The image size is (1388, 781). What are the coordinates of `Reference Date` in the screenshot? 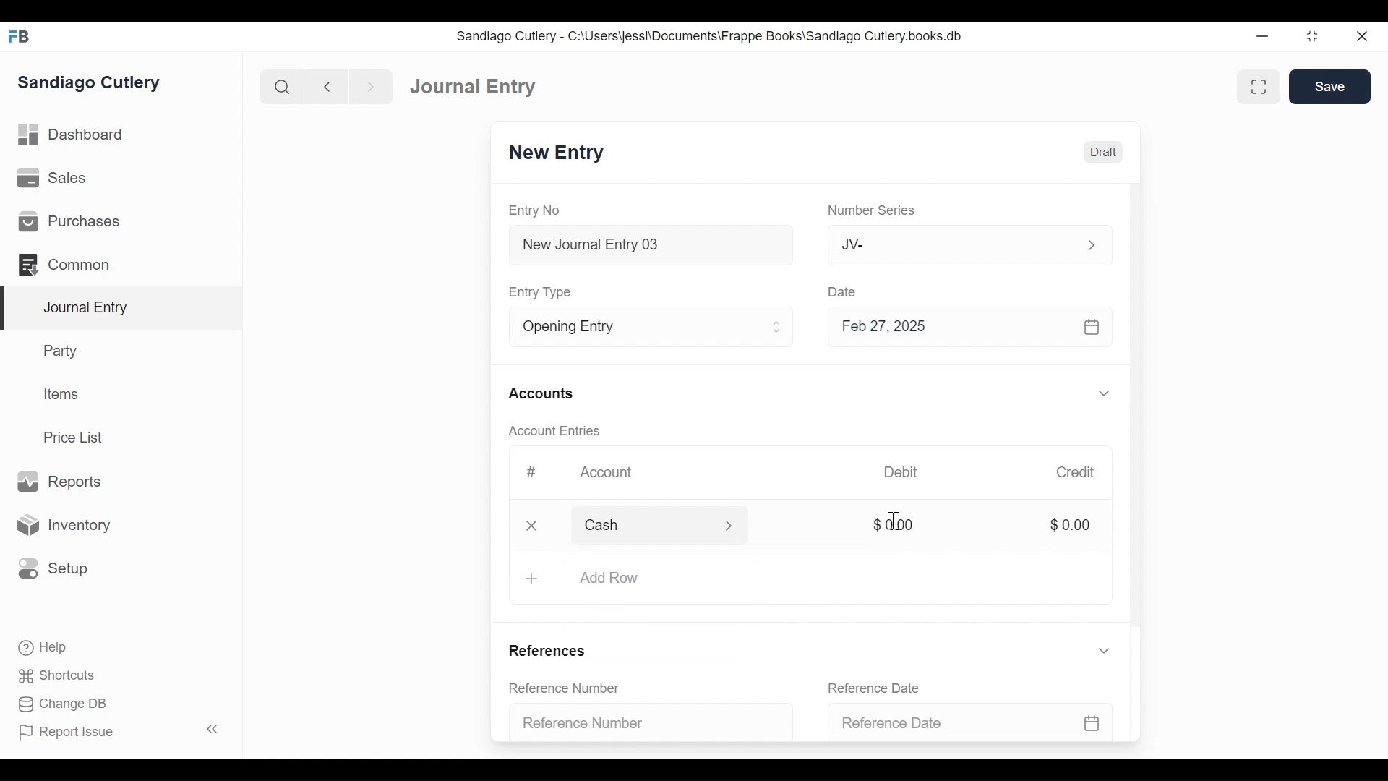 It's located at (878, 687).